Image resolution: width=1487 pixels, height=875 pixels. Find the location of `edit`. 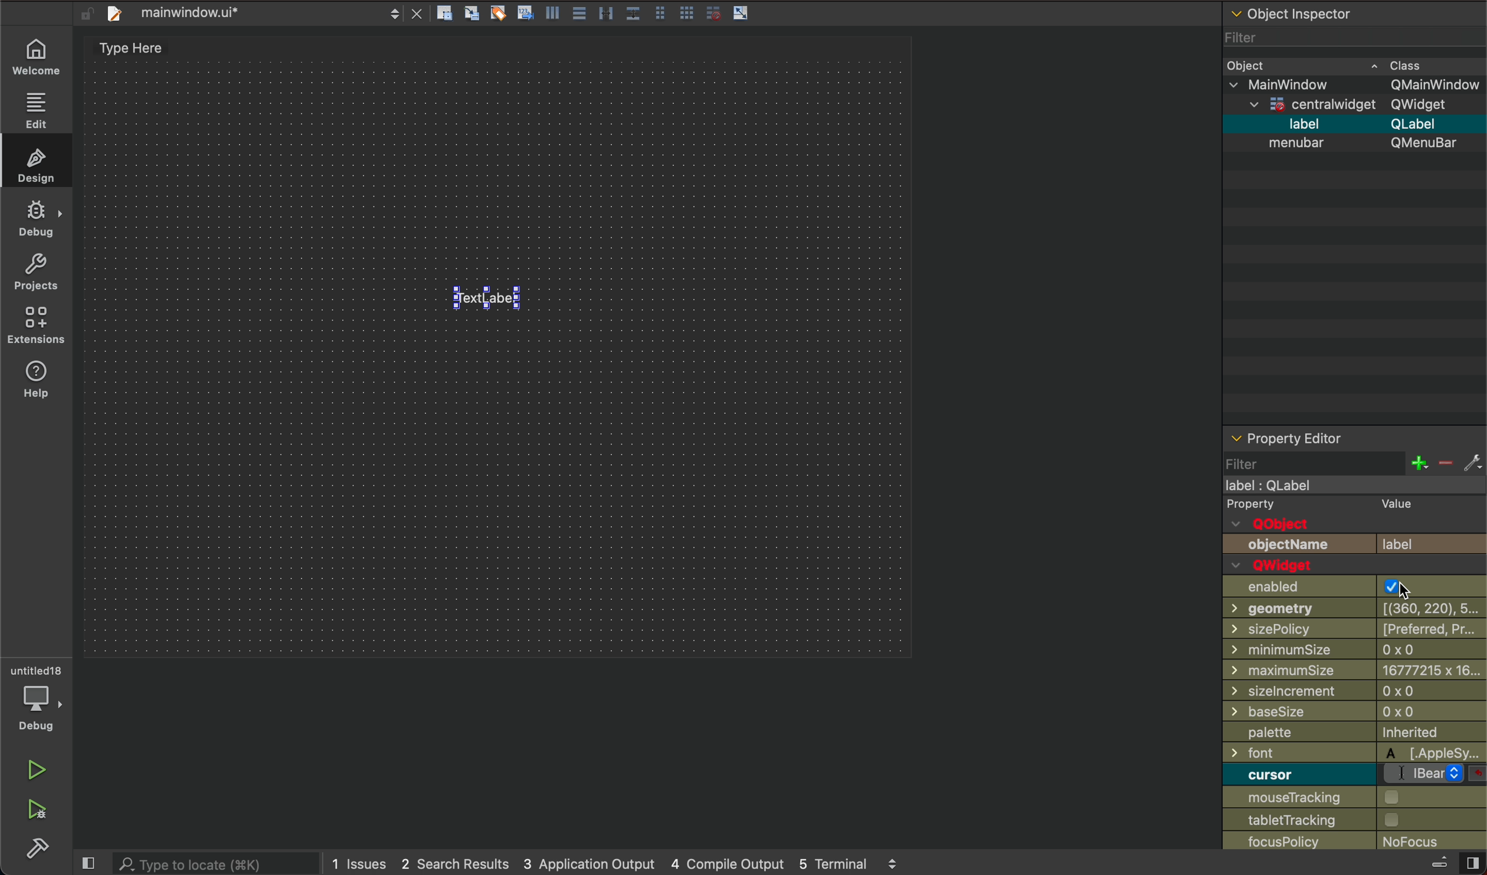

edit is located at coordinates (40, 113).